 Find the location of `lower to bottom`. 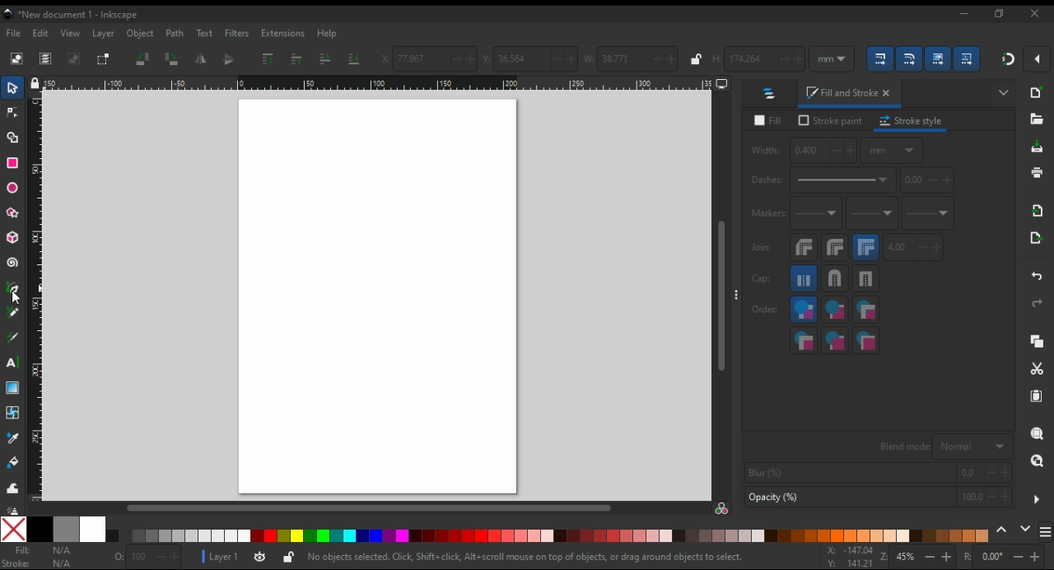

lower to bottom is located at coordinates (356, 59).